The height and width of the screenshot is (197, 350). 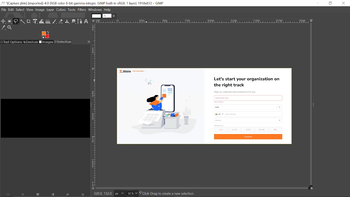 I want to click on Windows, so click(x=95, y=10).